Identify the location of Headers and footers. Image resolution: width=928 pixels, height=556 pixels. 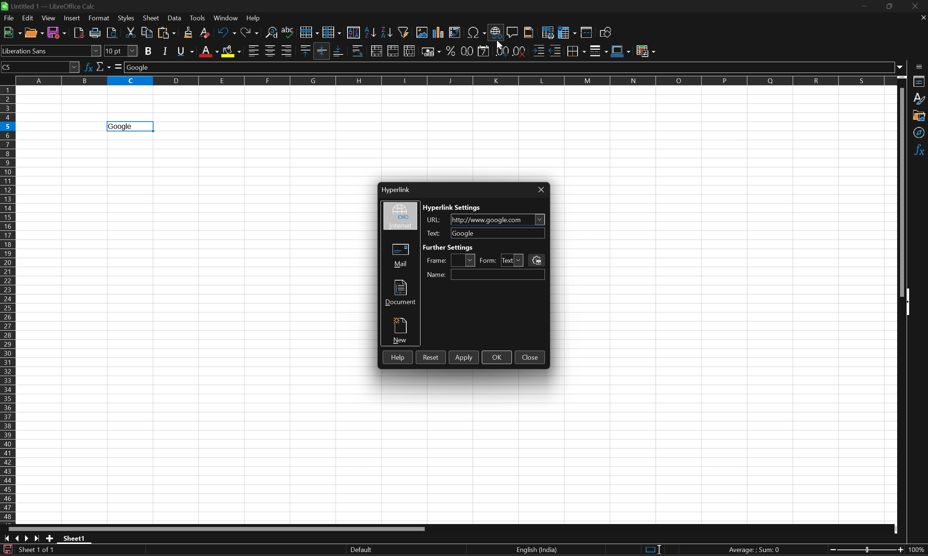
(529, 31).